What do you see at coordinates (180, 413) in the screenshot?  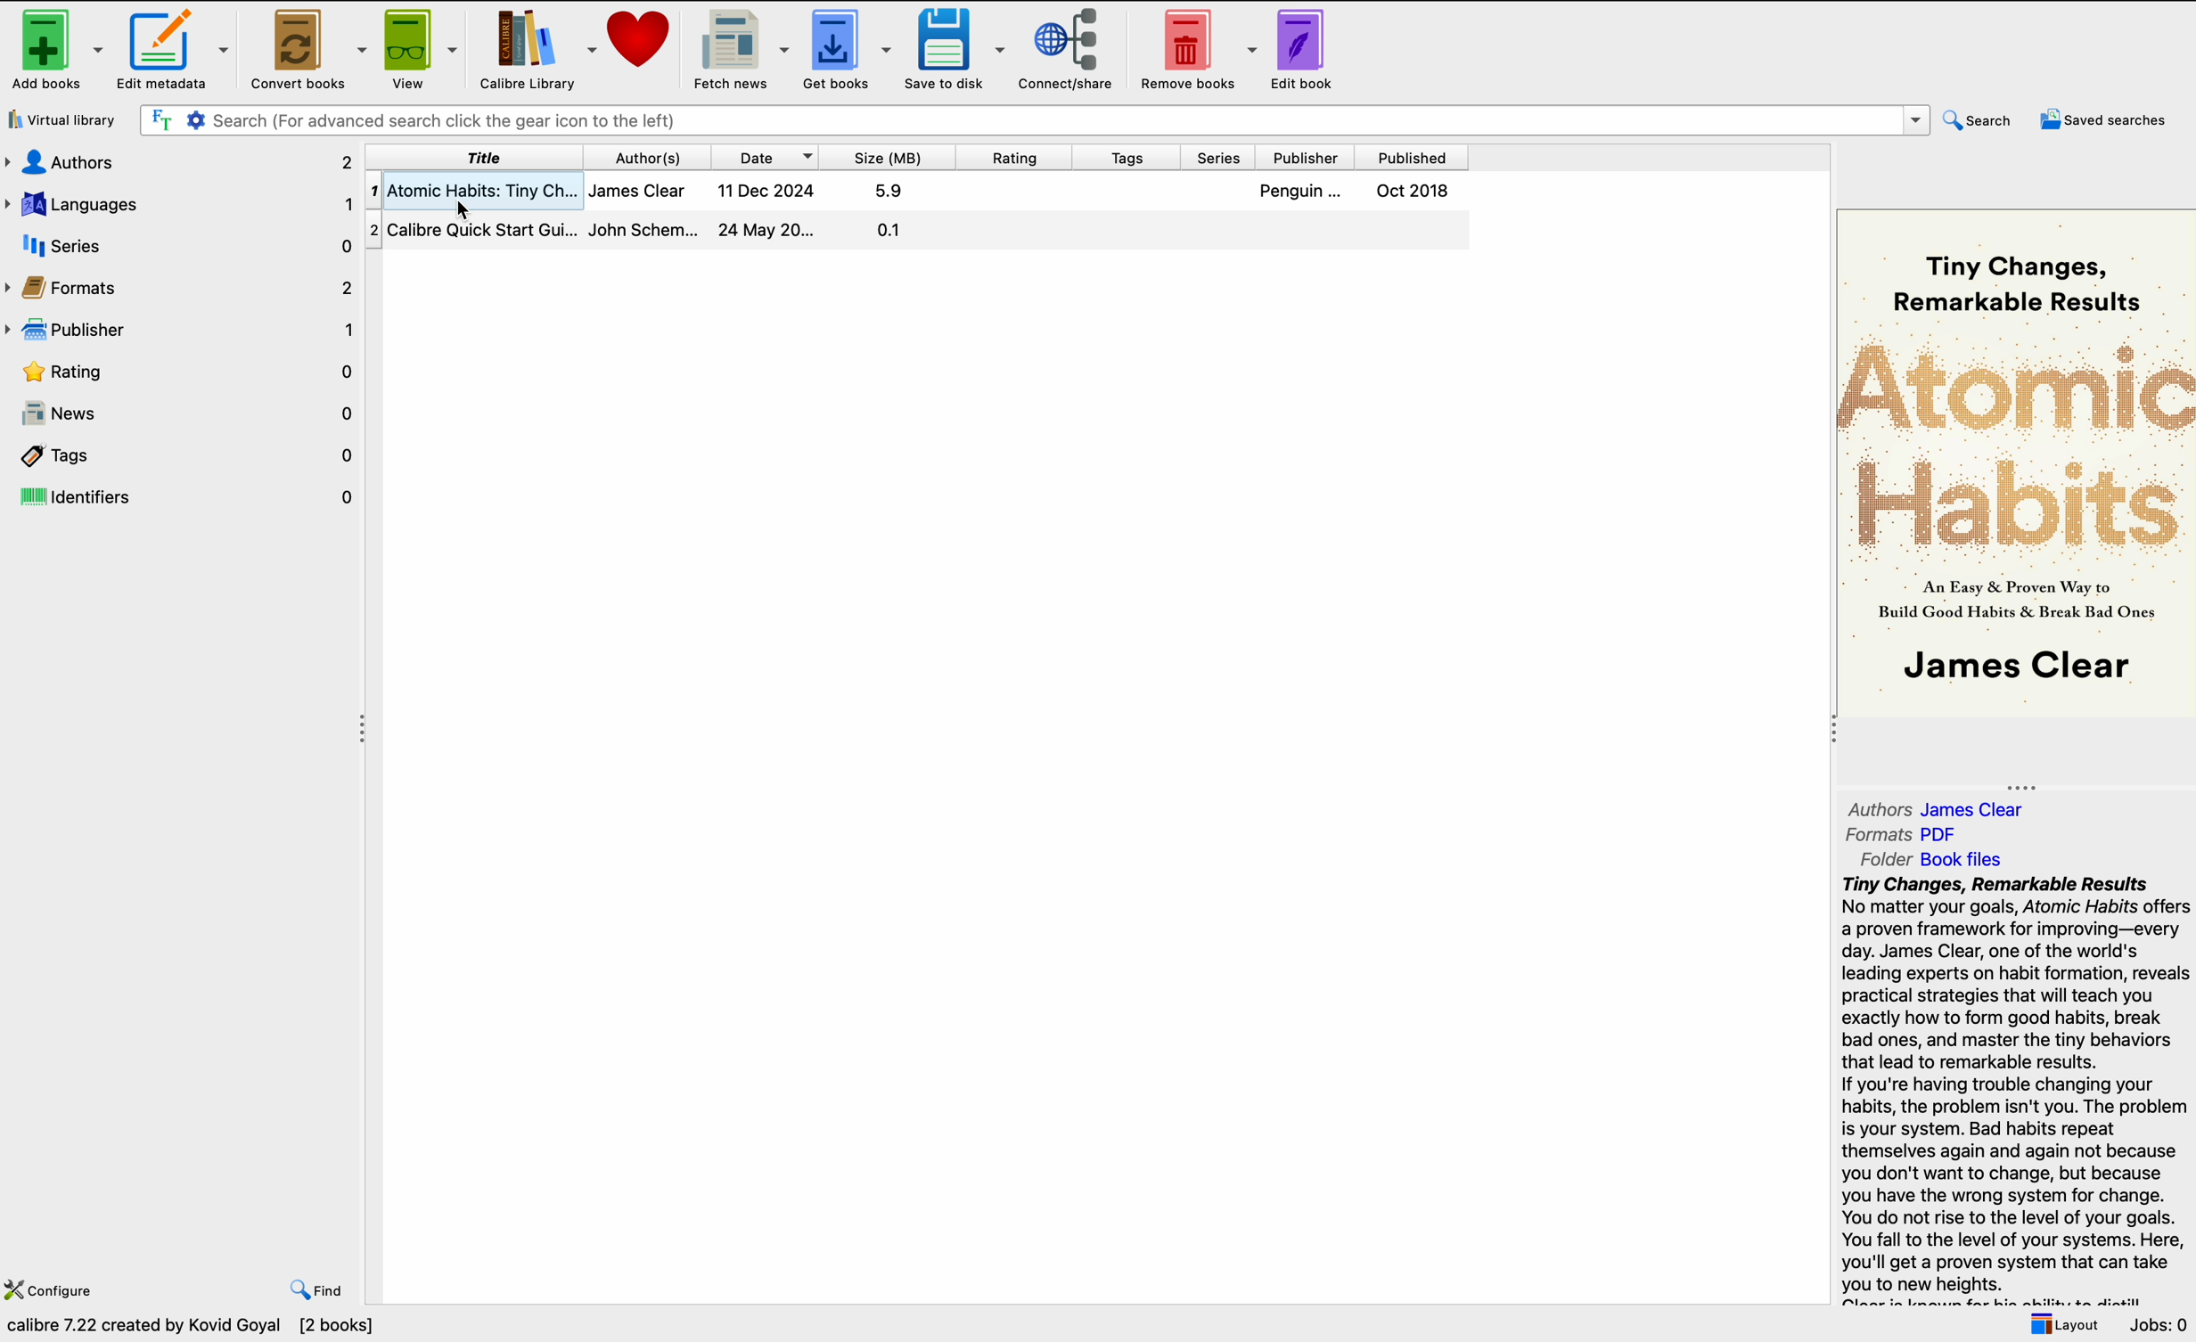 I see `news` at bounding box center [180, 413].